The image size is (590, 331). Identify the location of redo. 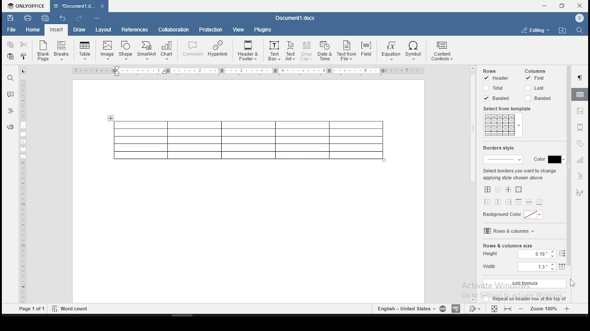
(78, 18).